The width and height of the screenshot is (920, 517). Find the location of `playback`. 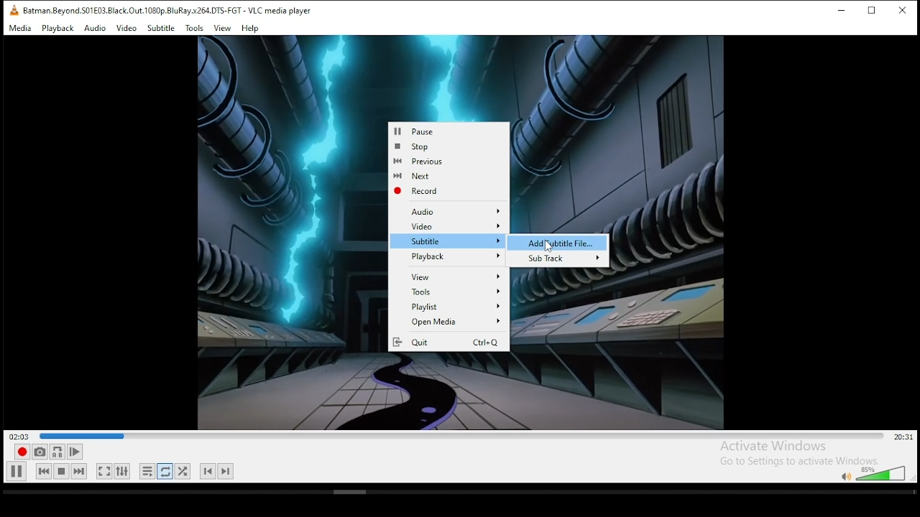

playback is located at coordinates (58, 28).